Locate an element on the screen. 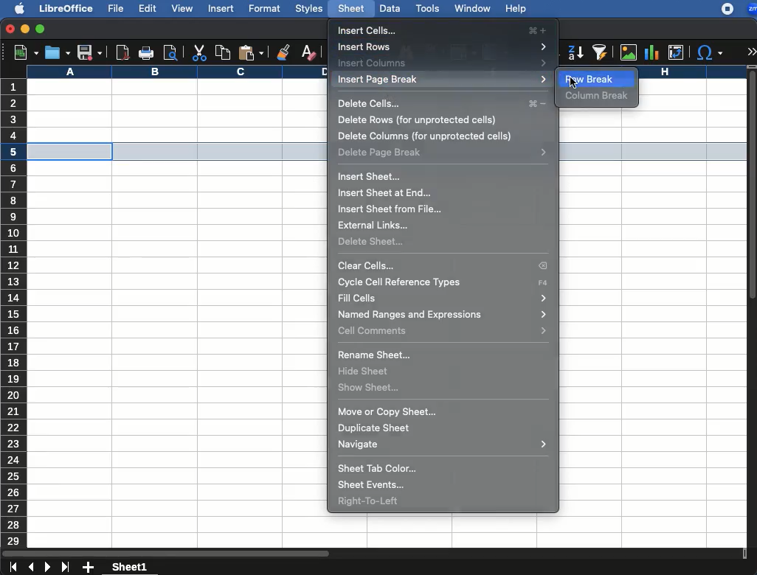  last sheet is located at coordinates (65, 568).